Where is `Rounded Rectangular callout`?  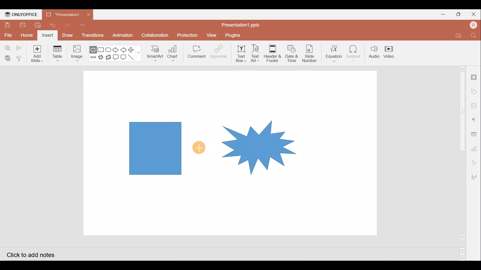
Rounded Rectangular callout is located at coordinates (124, 56).